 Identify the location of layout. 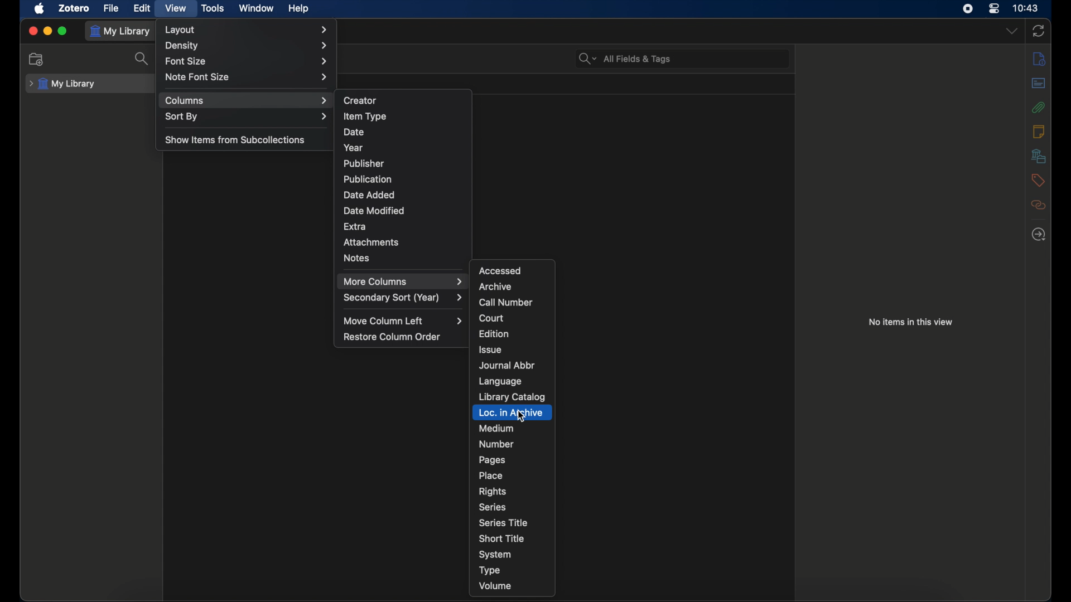
(247, 30).